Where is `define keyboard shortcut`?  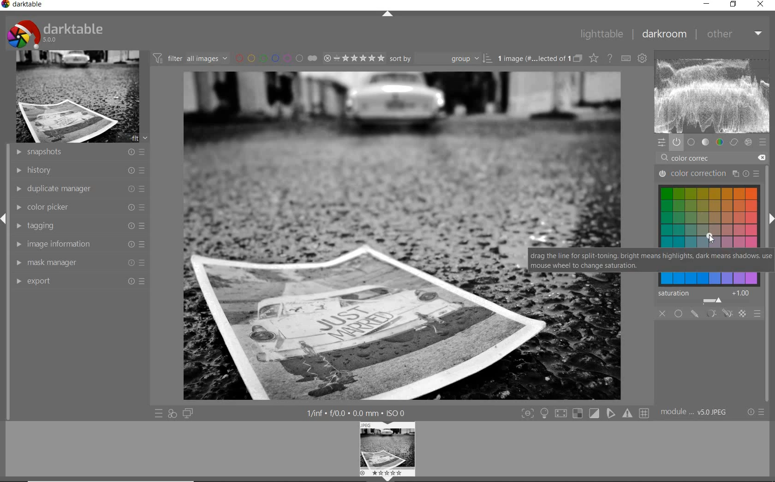
define keyboard shortcut is located at coordinates (626, 58).